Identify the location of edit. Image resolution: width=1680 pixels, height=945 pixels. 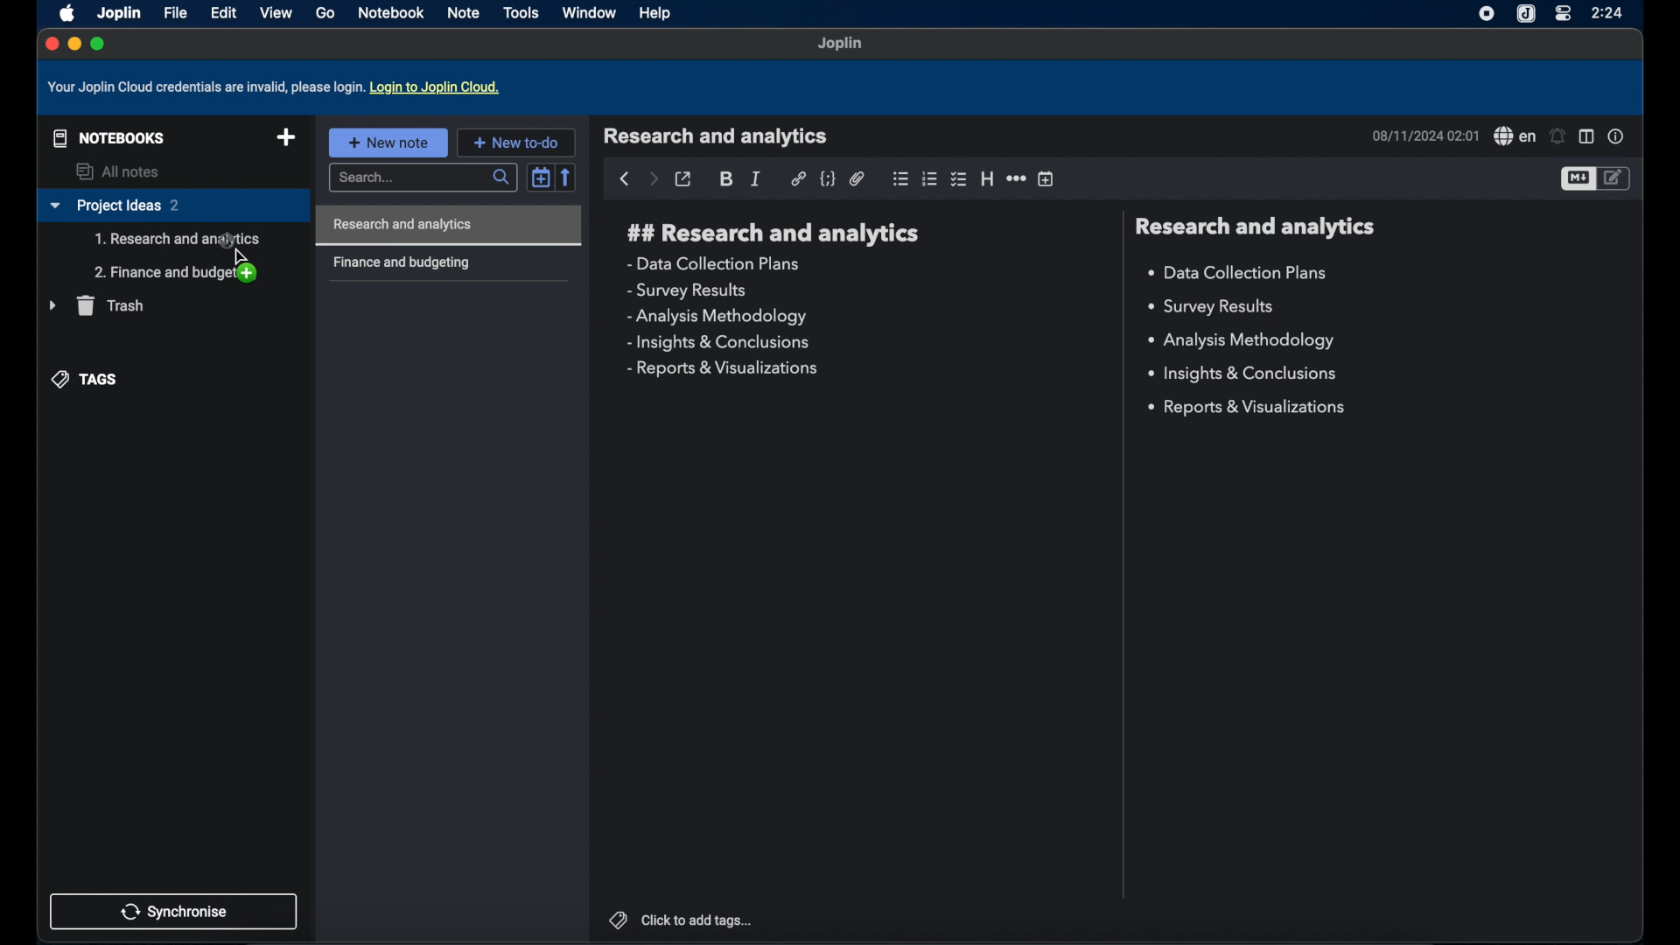
(223, 12).